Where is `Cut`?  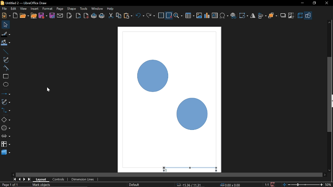 Cut is located at coordinates (111, 16).